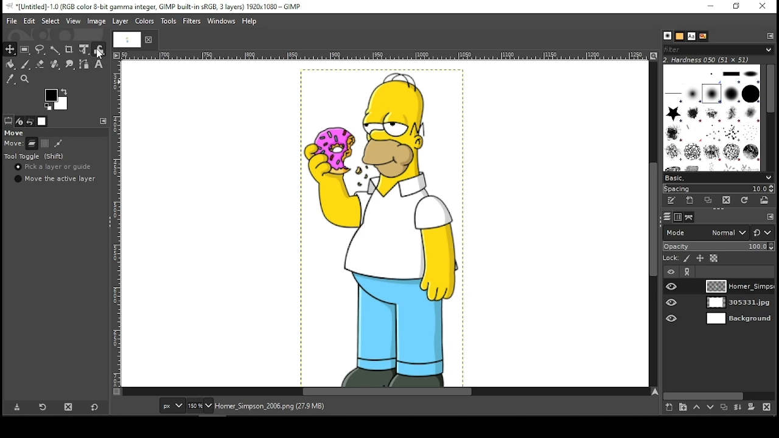  Describe the element at coordinates (700, 258) in the screenshot. I see `lock position and size` at that location.